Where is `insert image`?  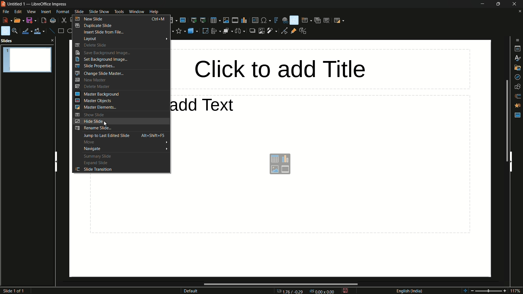 insert image is located at coordinates (275, 170).